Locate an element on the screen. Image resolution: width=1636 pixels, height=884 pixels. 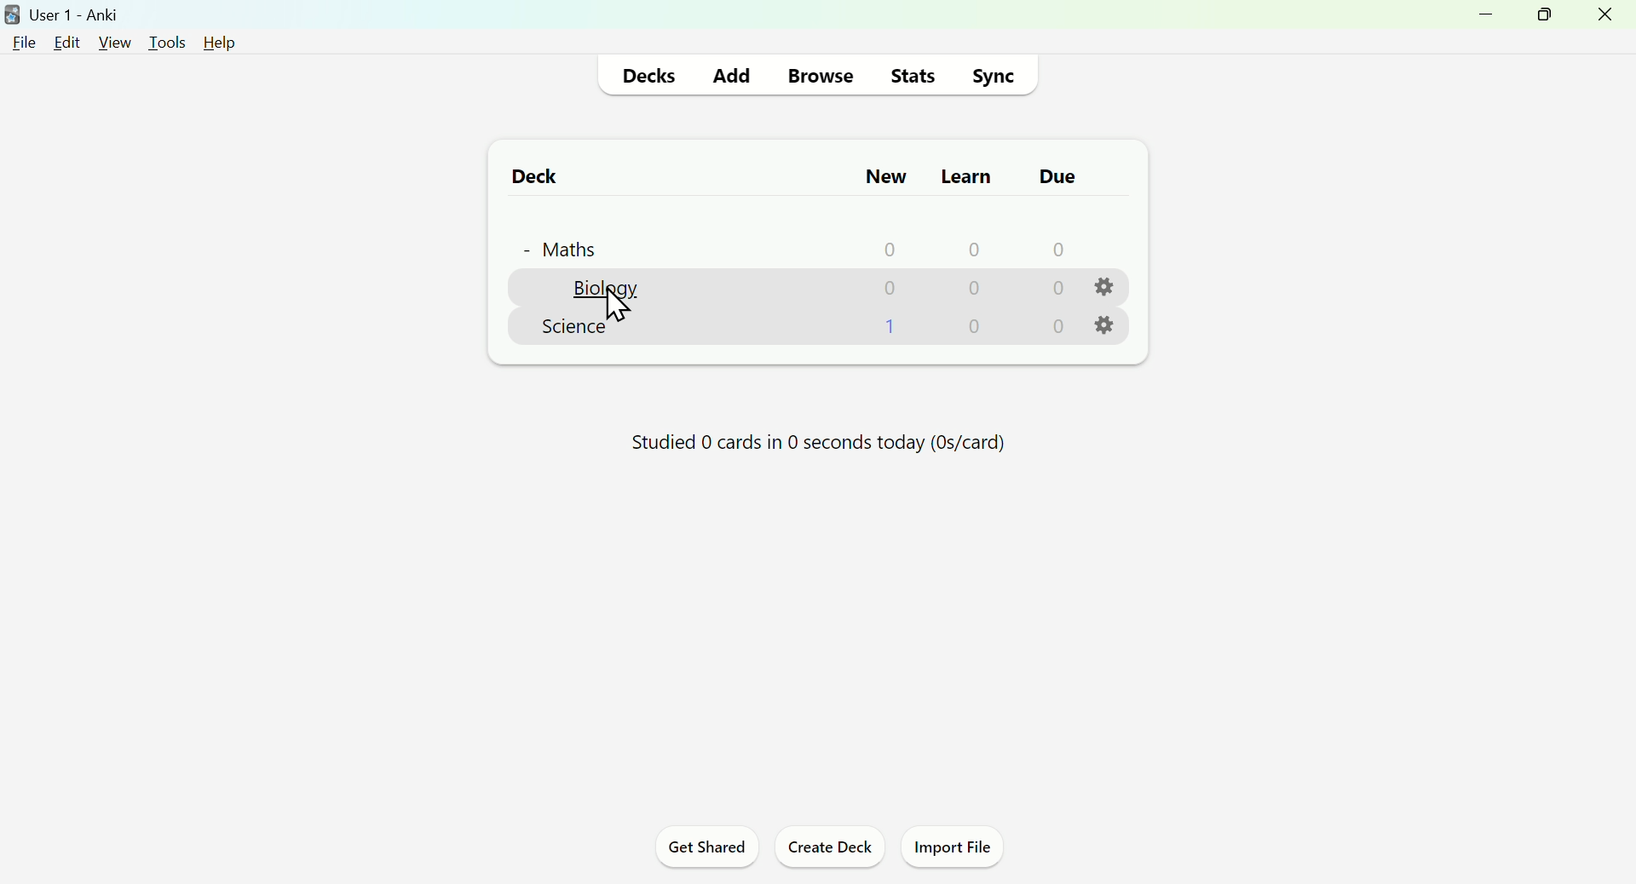
Close is located at coordinates (1608, 20).